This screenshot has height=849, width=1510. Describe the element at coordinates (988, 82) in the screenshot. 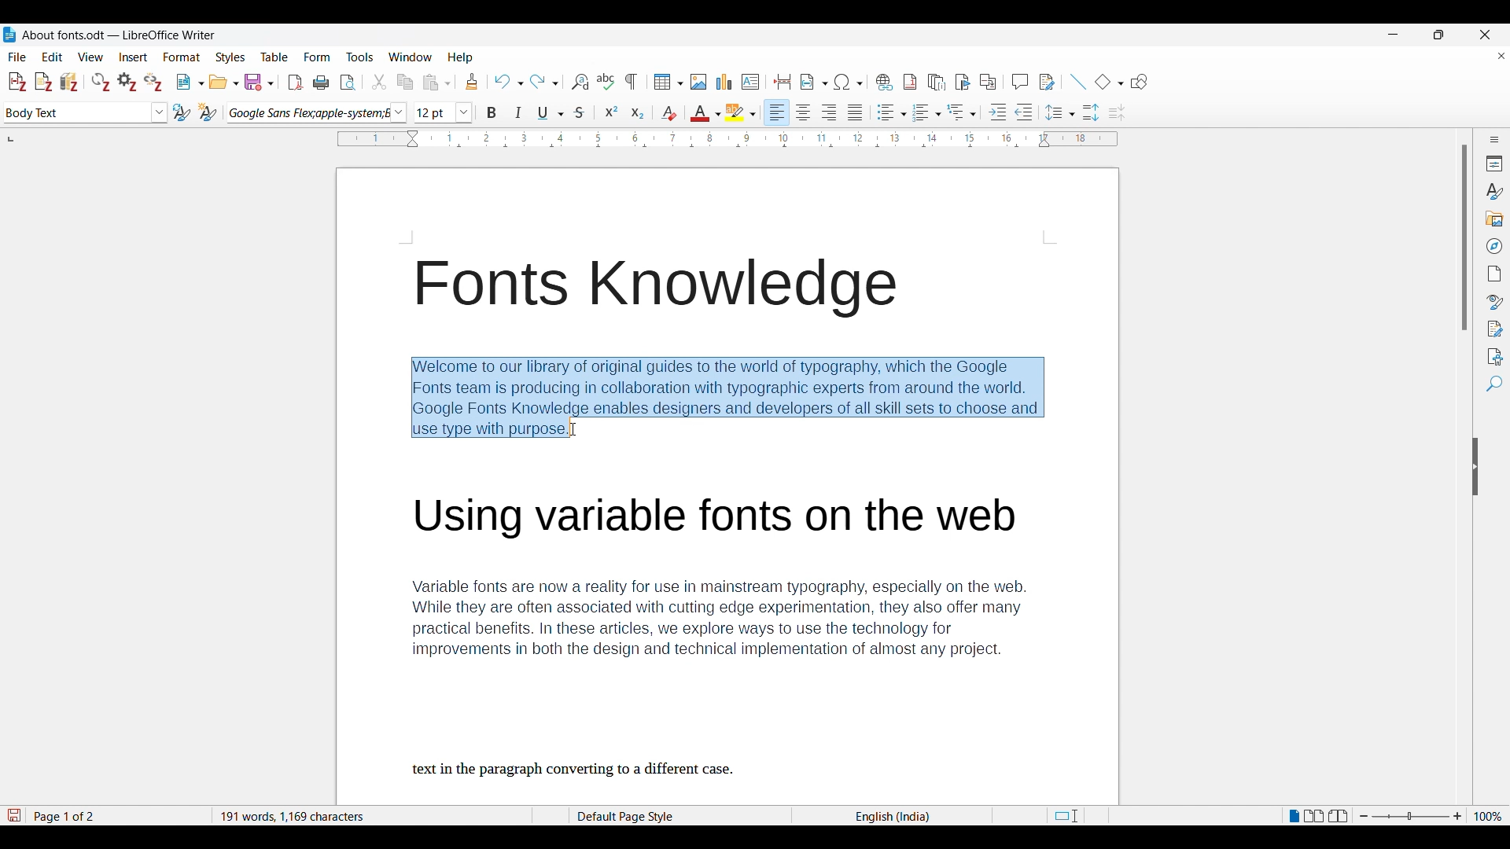

I see `Insert cross-reference` at that location.